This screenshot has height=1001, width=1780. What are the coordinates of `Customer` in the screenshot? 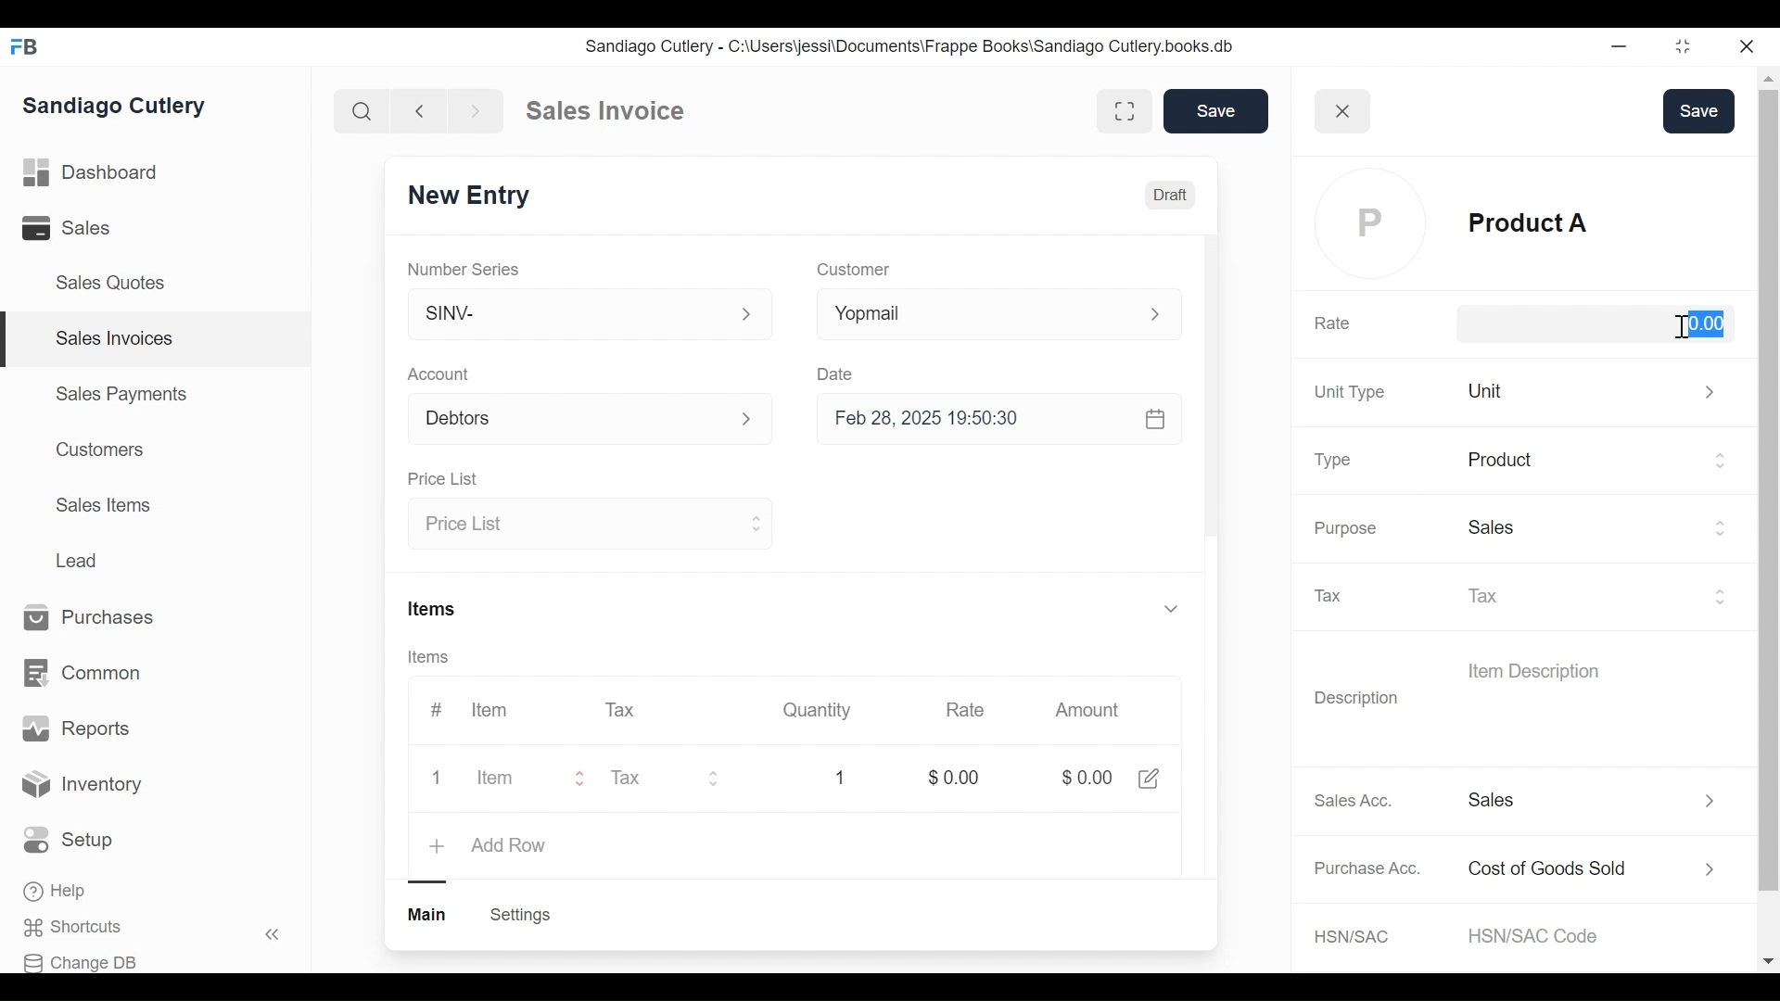 It's located at (859, 269).